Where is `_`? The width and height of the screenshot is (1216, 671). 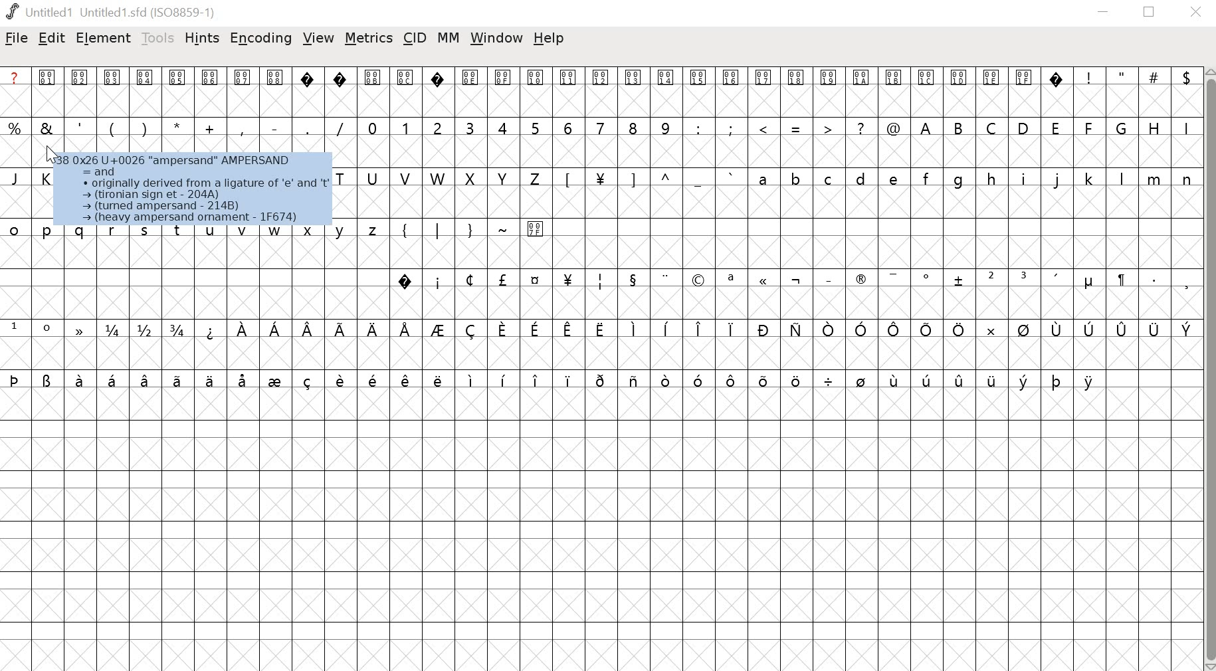 _ is located at coordinates (700, 179).